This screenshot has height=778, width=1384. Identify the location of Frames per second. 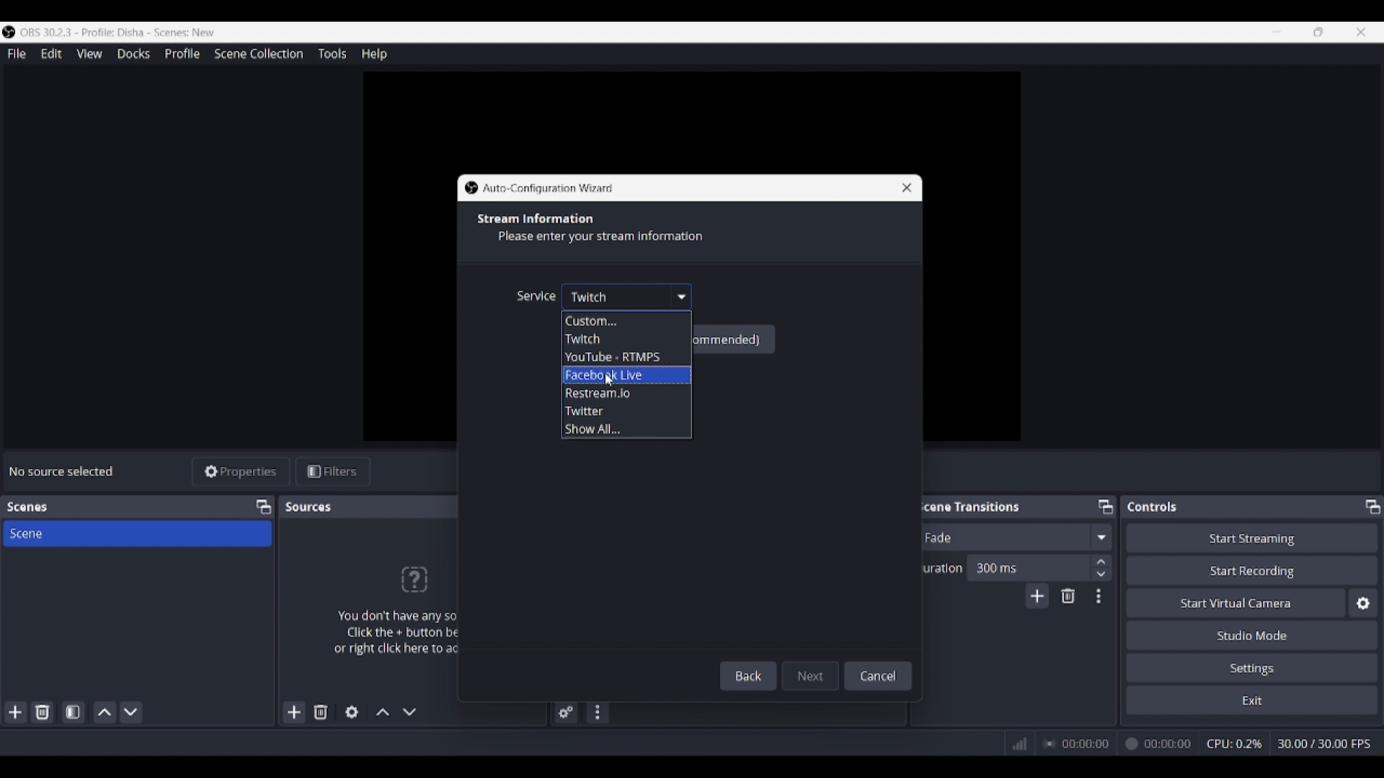
(1324, 744).